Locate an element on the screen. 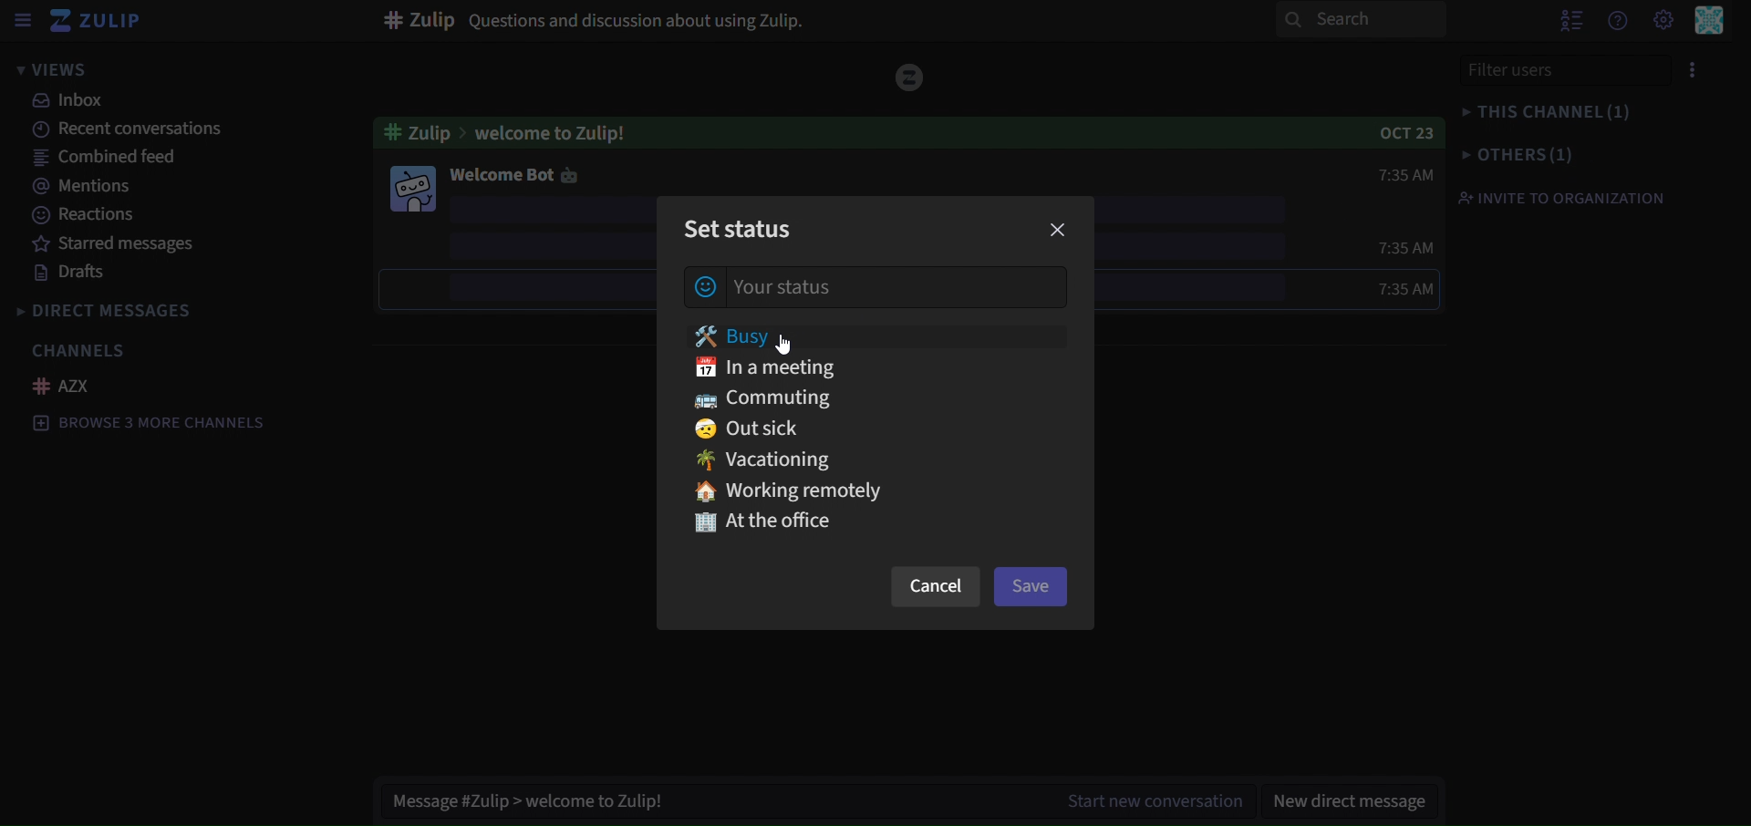 Image resolution: width=1751 pixels, height=826 pixels. recent conversations is located at coordinates (130, 131).